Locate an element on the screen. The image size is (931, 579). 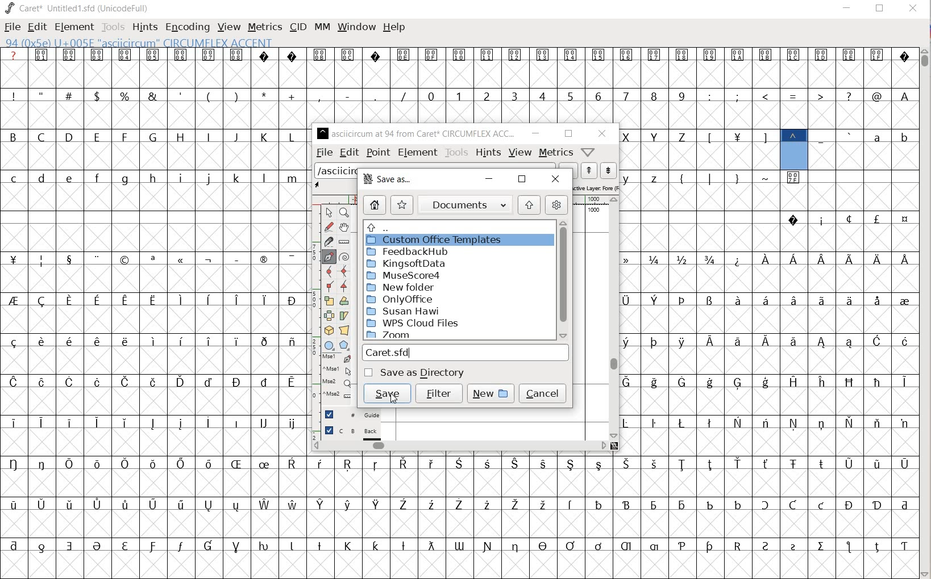
background is located at coordinates (353, 432).